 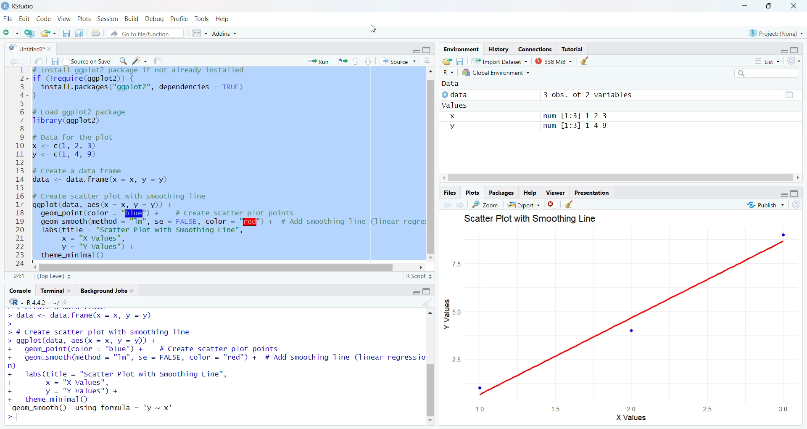 What do you see at coordinates (432, 167) in the screenshot?
I see `vertical scroll bar` at bounding box center [432, 167].